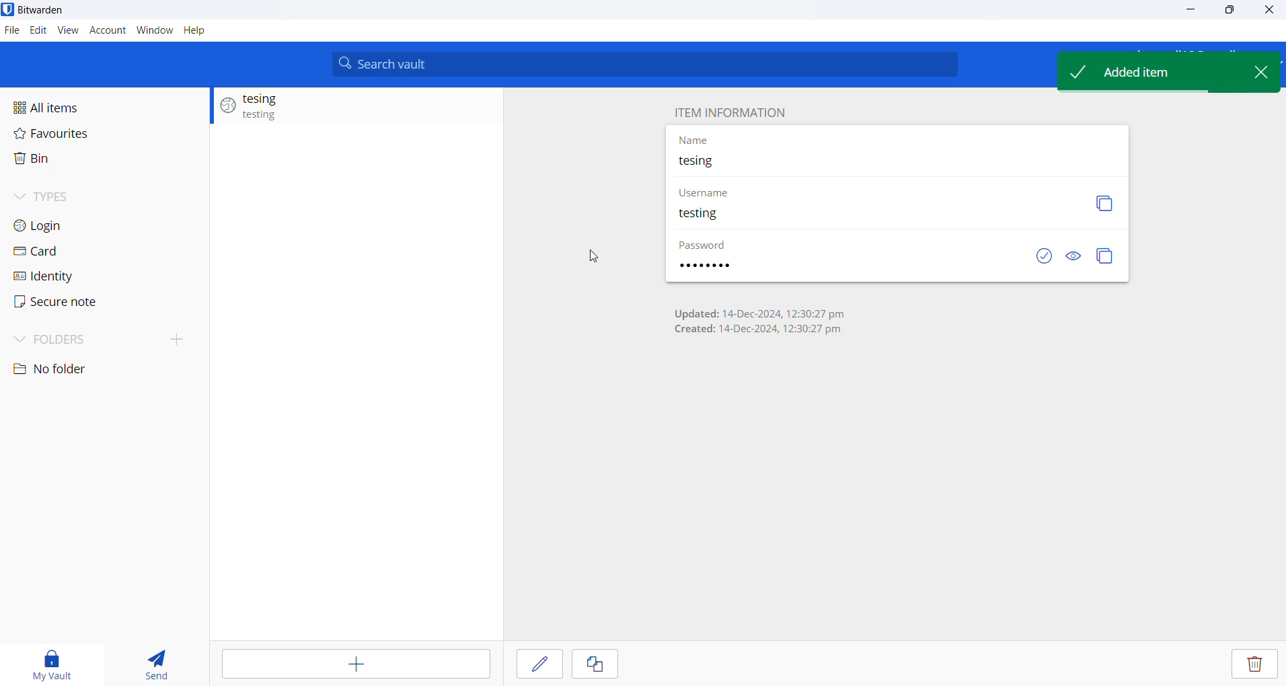 The image size is (1286, 686). Describe the element at coordinates (1077, 260) in the screenshot. I see `show or hide` at that location.